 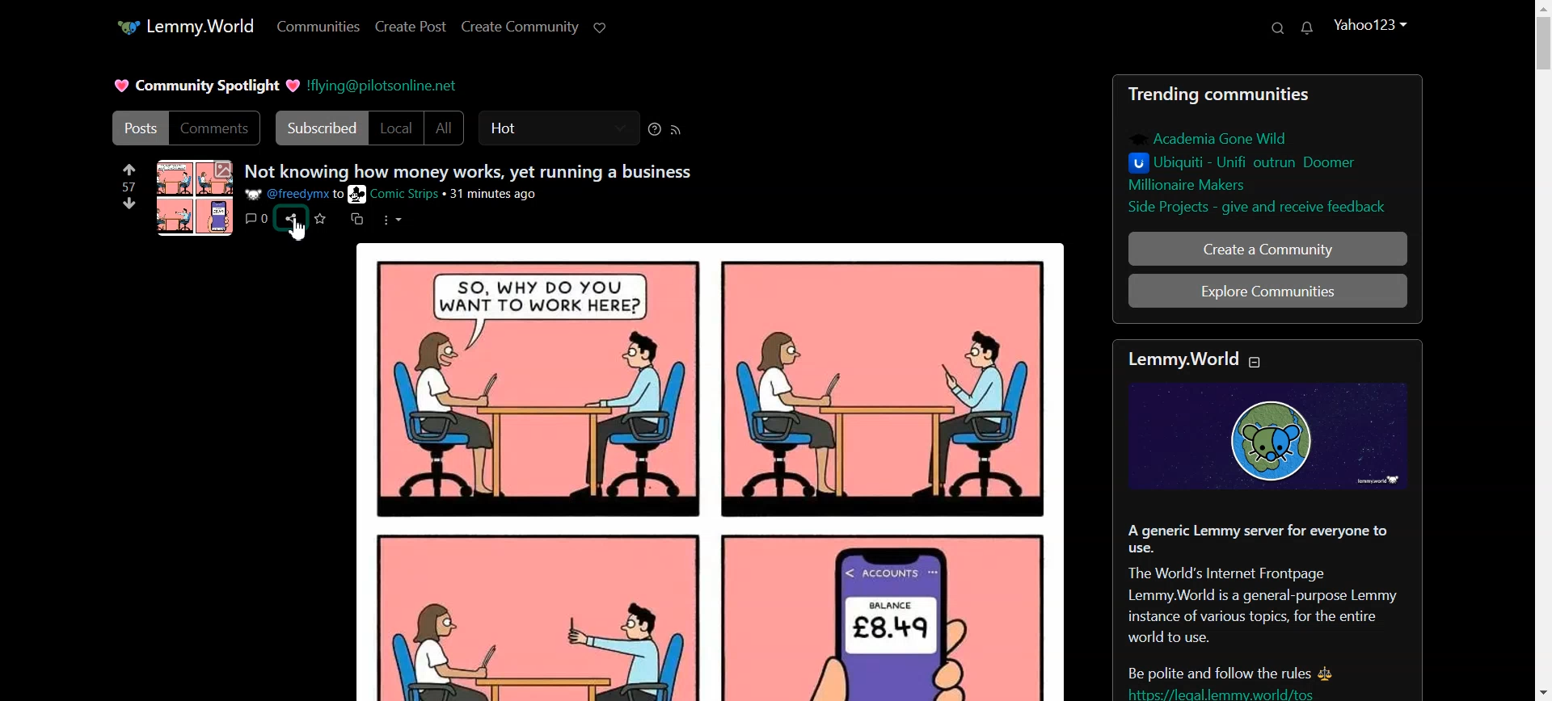 I want to click on lemmy world, so click(x=1180, y=359).